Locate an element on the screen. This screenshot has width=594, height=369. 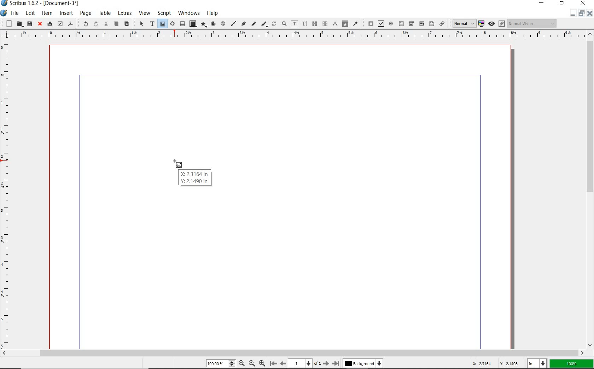
TABLE is located at coordinates (105, 13).